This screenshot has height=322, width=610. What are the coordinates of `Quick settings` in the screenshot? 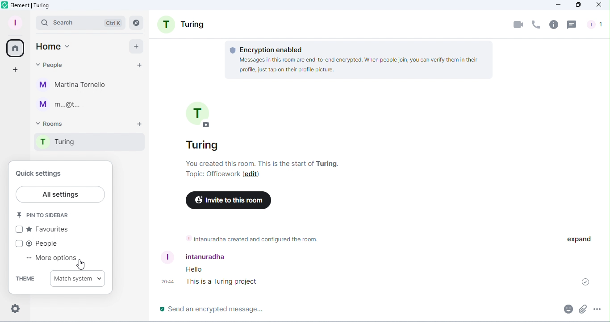 It's located at (45, 173).